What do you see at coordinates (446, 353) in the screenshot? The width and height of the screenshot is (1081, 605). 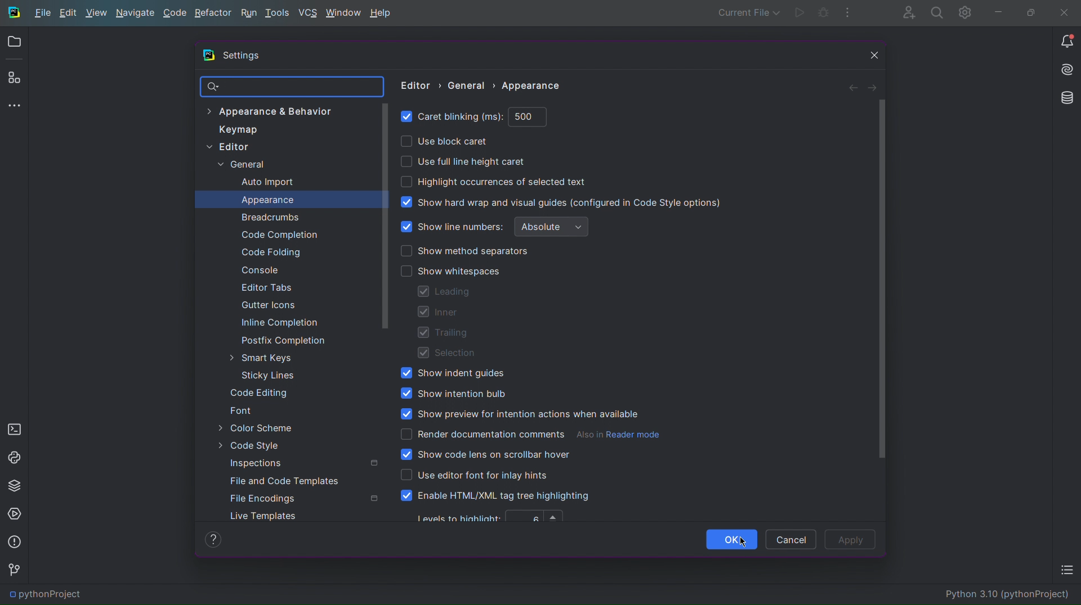 I see `Selection` at bounding box center [446, 353].